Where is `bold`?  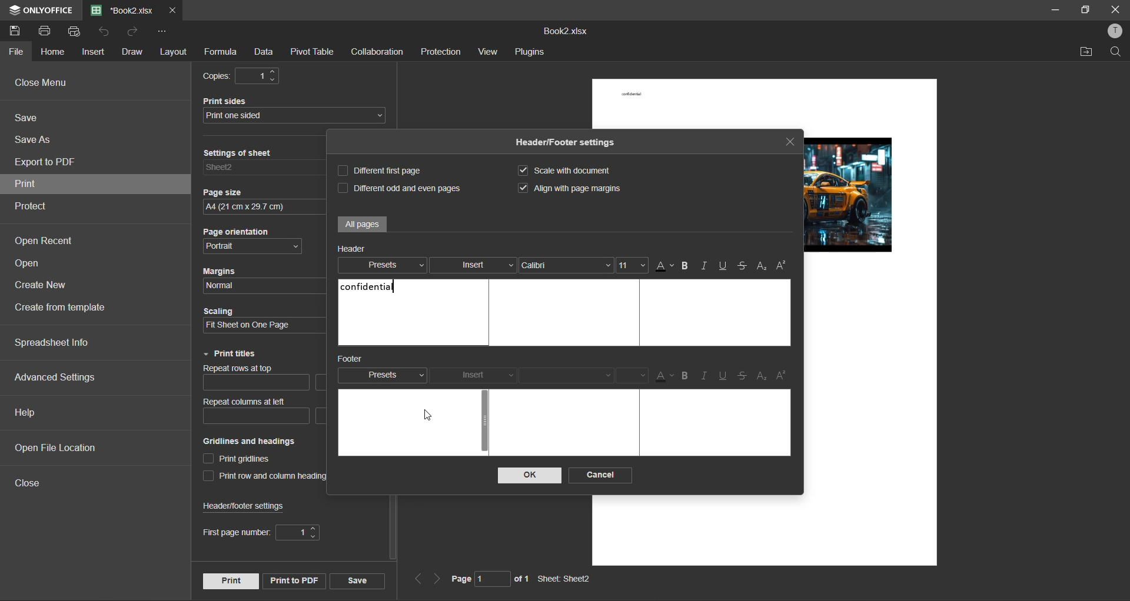
bold is located at coordinates (687, 376).